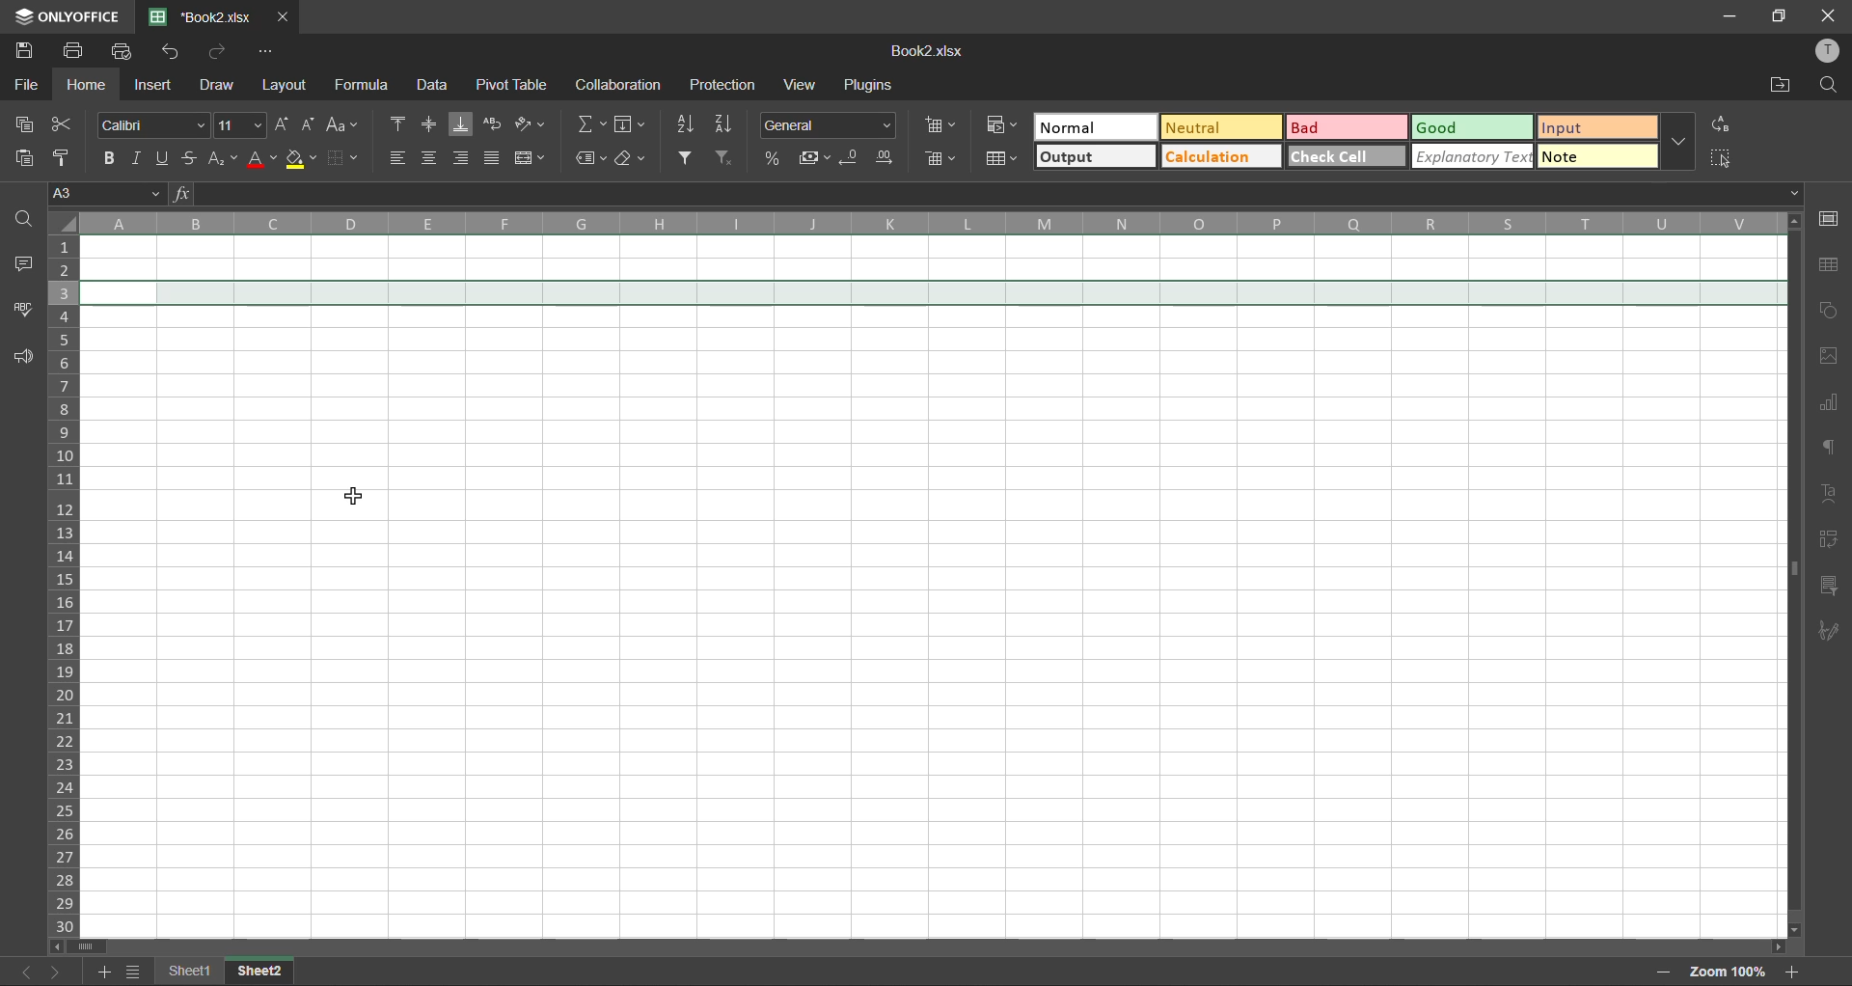 Image resolution: width=1852 pixels, height=986 pixels. What do you see at coordinates (689, 158) in the screenshot?
I see `filter` at bounding box center [689, 158].